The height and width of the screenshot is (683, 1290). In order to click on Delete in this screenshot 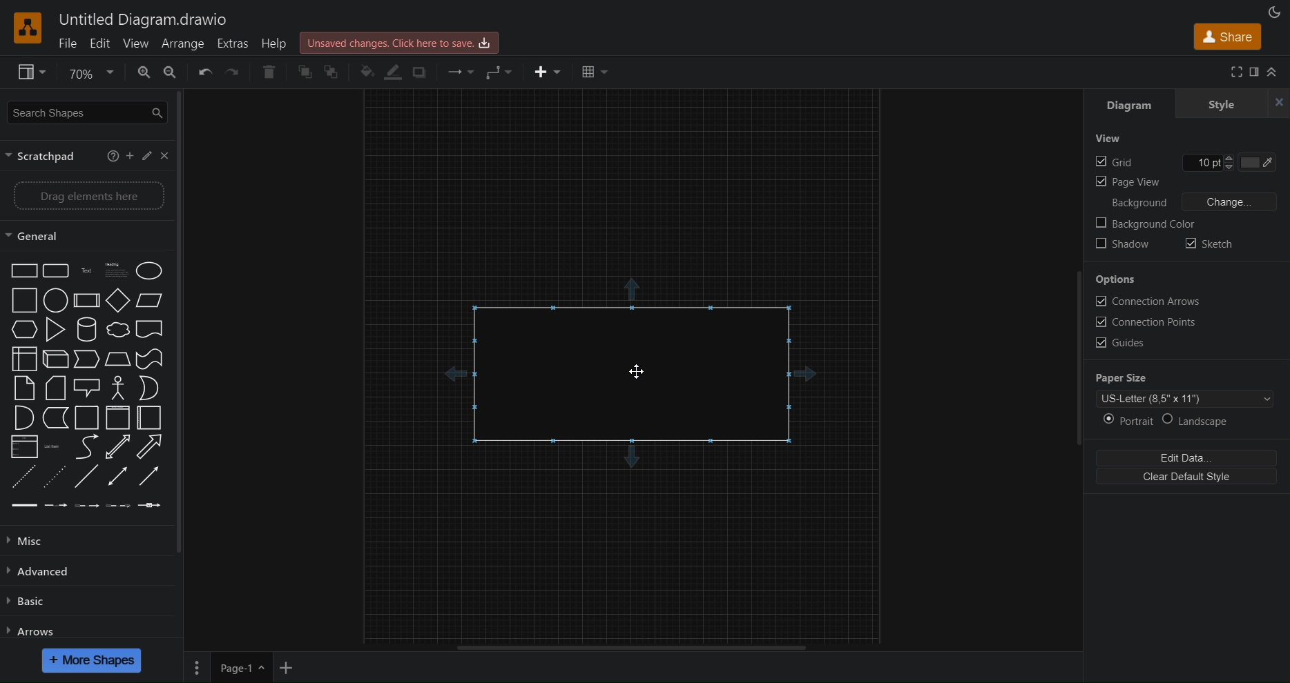, I will do `click(267, 74)`.